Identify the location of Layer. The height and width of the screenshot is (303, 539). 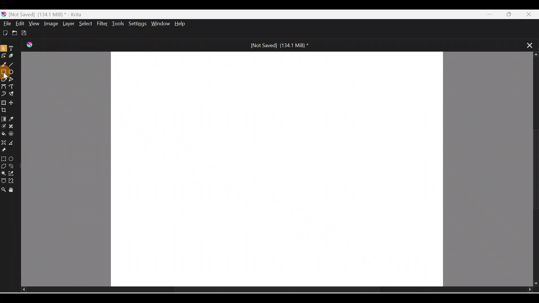
(67, 24).